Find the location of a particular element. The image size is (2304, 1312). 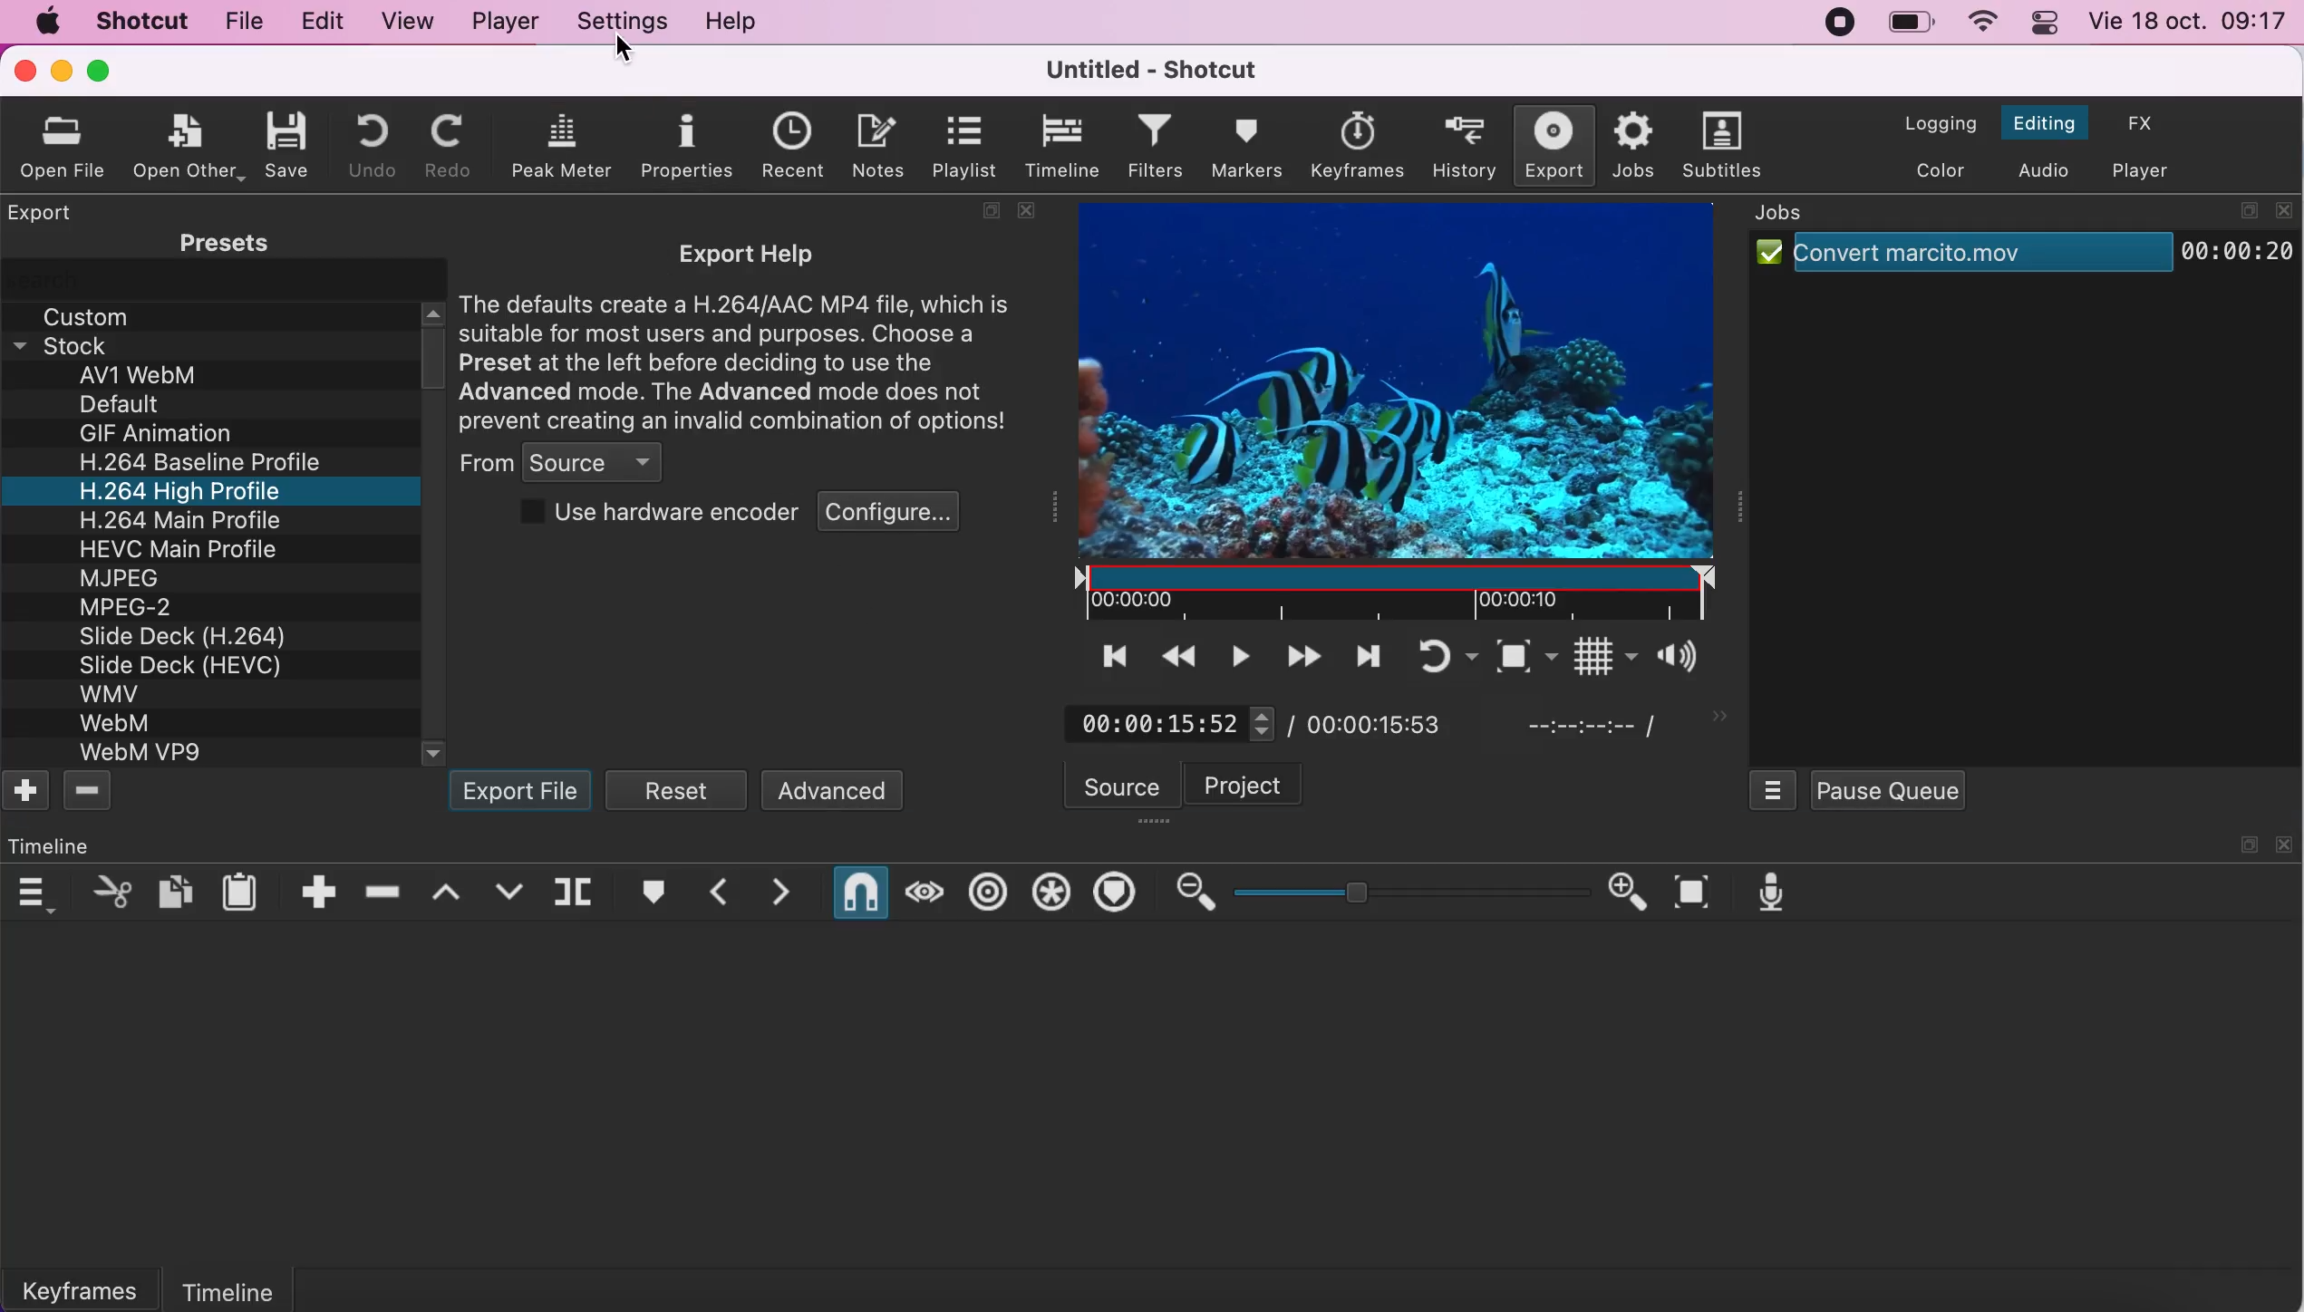

zoom in is located at coordinates (1630, 892).